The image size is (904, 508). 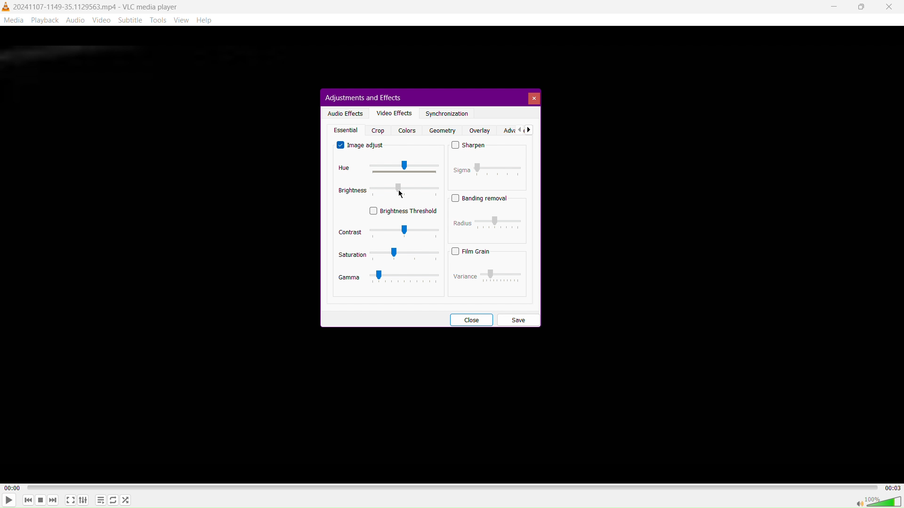 What do you see at coordinates (75, 20) in the screenshot?
I see `Audio` at bounding box center [75, 20].